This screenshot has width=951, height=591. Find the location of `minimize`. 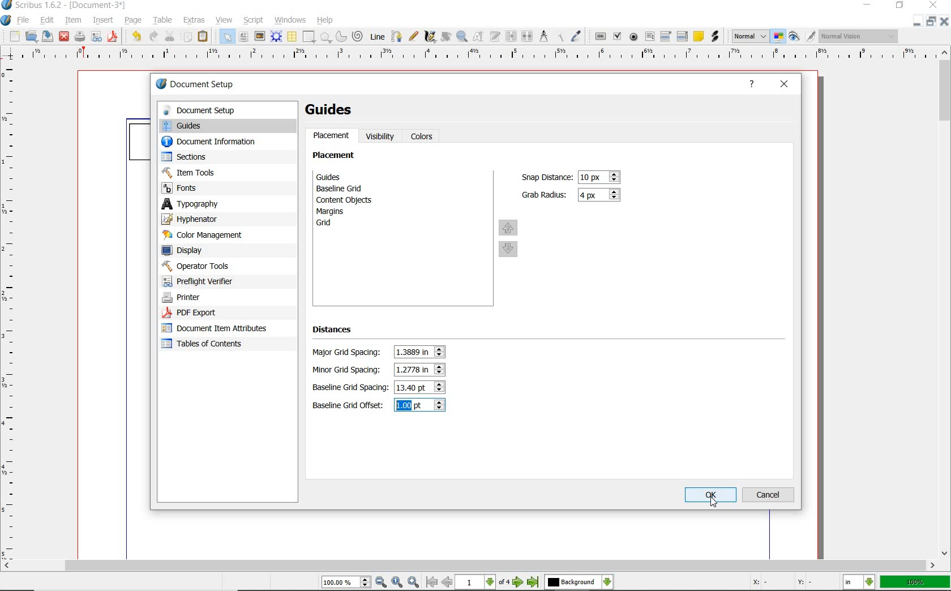

minimize is located at coordinates (918, 21).